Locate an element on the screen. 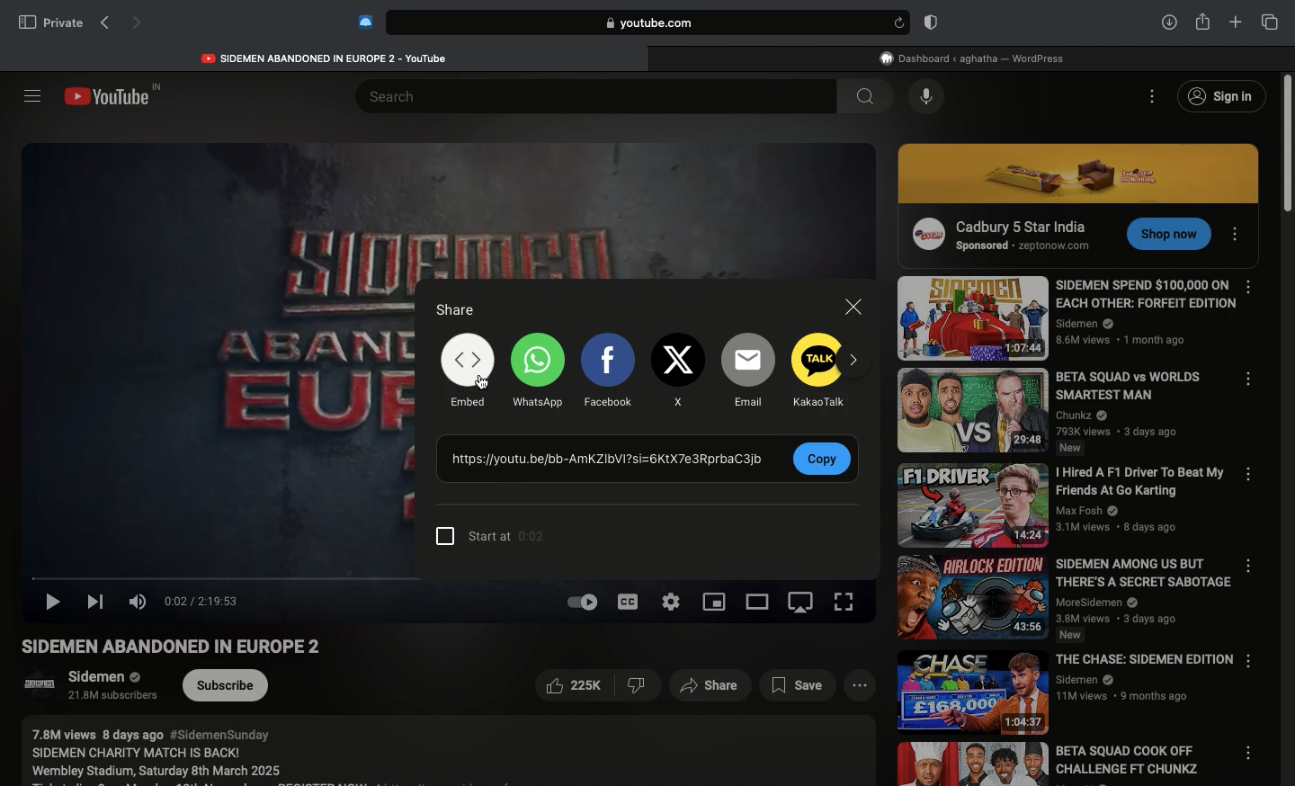  Share is located at coordinates (711, 686).